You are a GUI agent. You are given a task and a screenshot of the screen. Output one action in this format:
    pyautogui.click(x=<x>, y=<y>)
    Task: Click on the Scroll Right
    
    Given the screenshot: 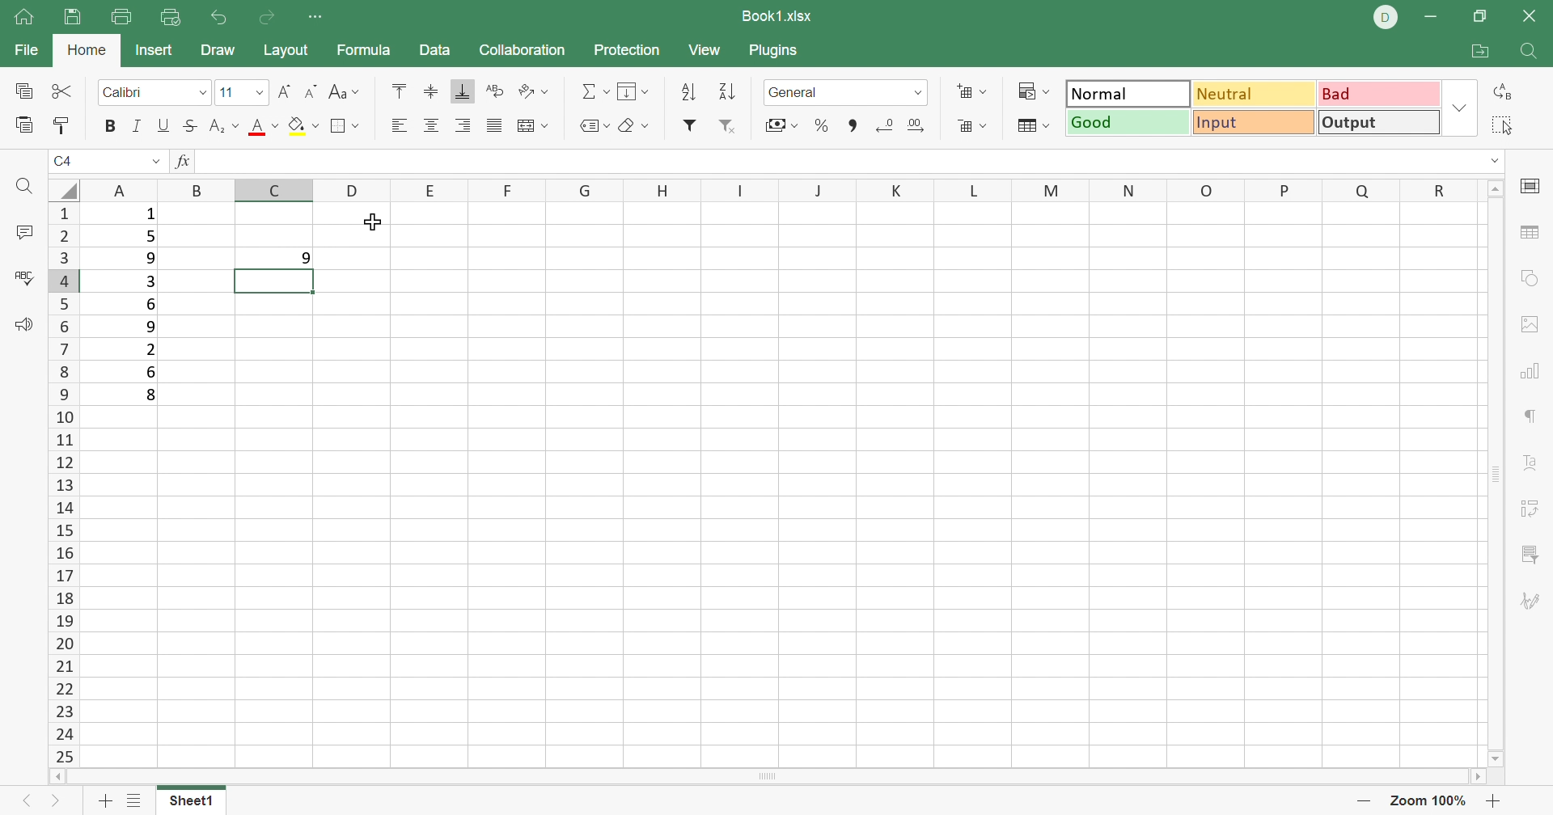 What is the action you would take?
    pyautogui.click(x=1479, y=778)
    